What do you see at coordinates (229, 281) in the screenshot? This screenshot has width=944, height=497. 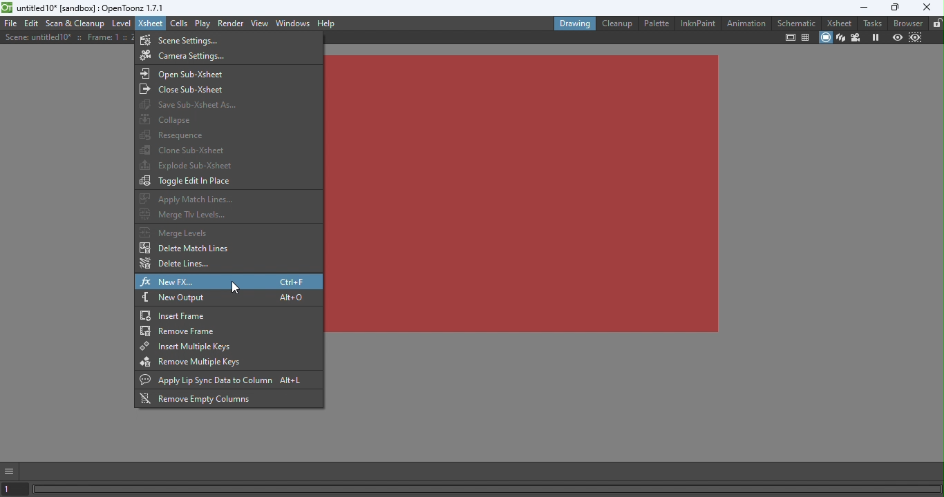 I see `New fx` at bounding box center [229, 281].